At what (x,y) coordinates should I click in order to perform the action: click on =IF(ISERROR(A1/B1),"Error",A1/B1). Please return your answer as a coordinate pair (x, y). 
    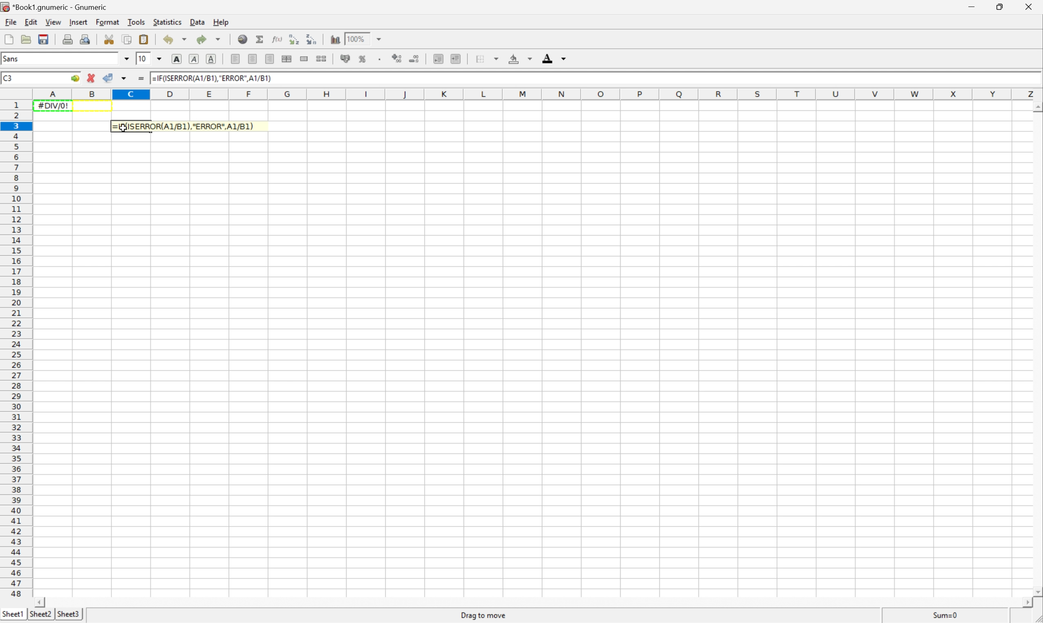
    Looking at the image, I should click on (183, 126).